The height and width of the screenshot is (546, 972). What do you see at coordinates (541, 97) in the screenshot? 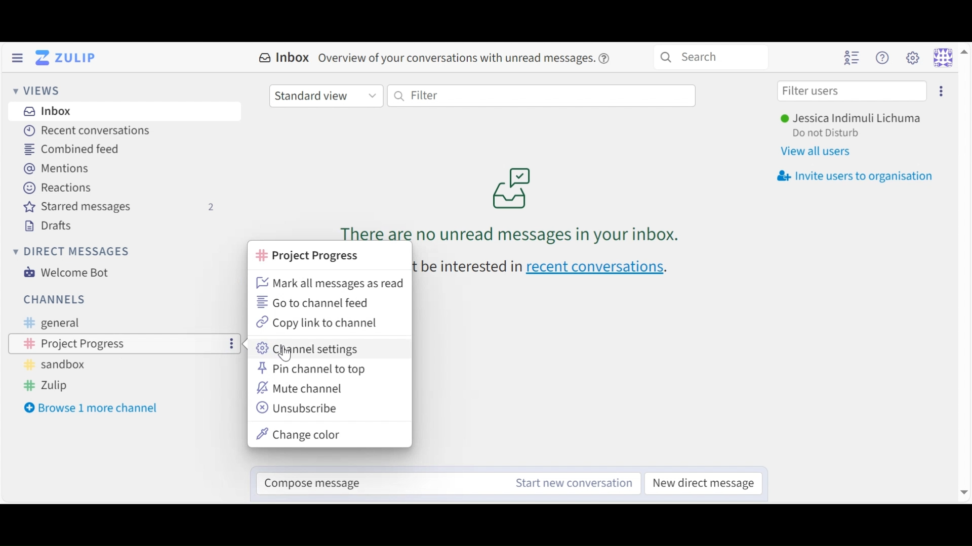
I see `Filter by text` at bounding box center [541, 97].